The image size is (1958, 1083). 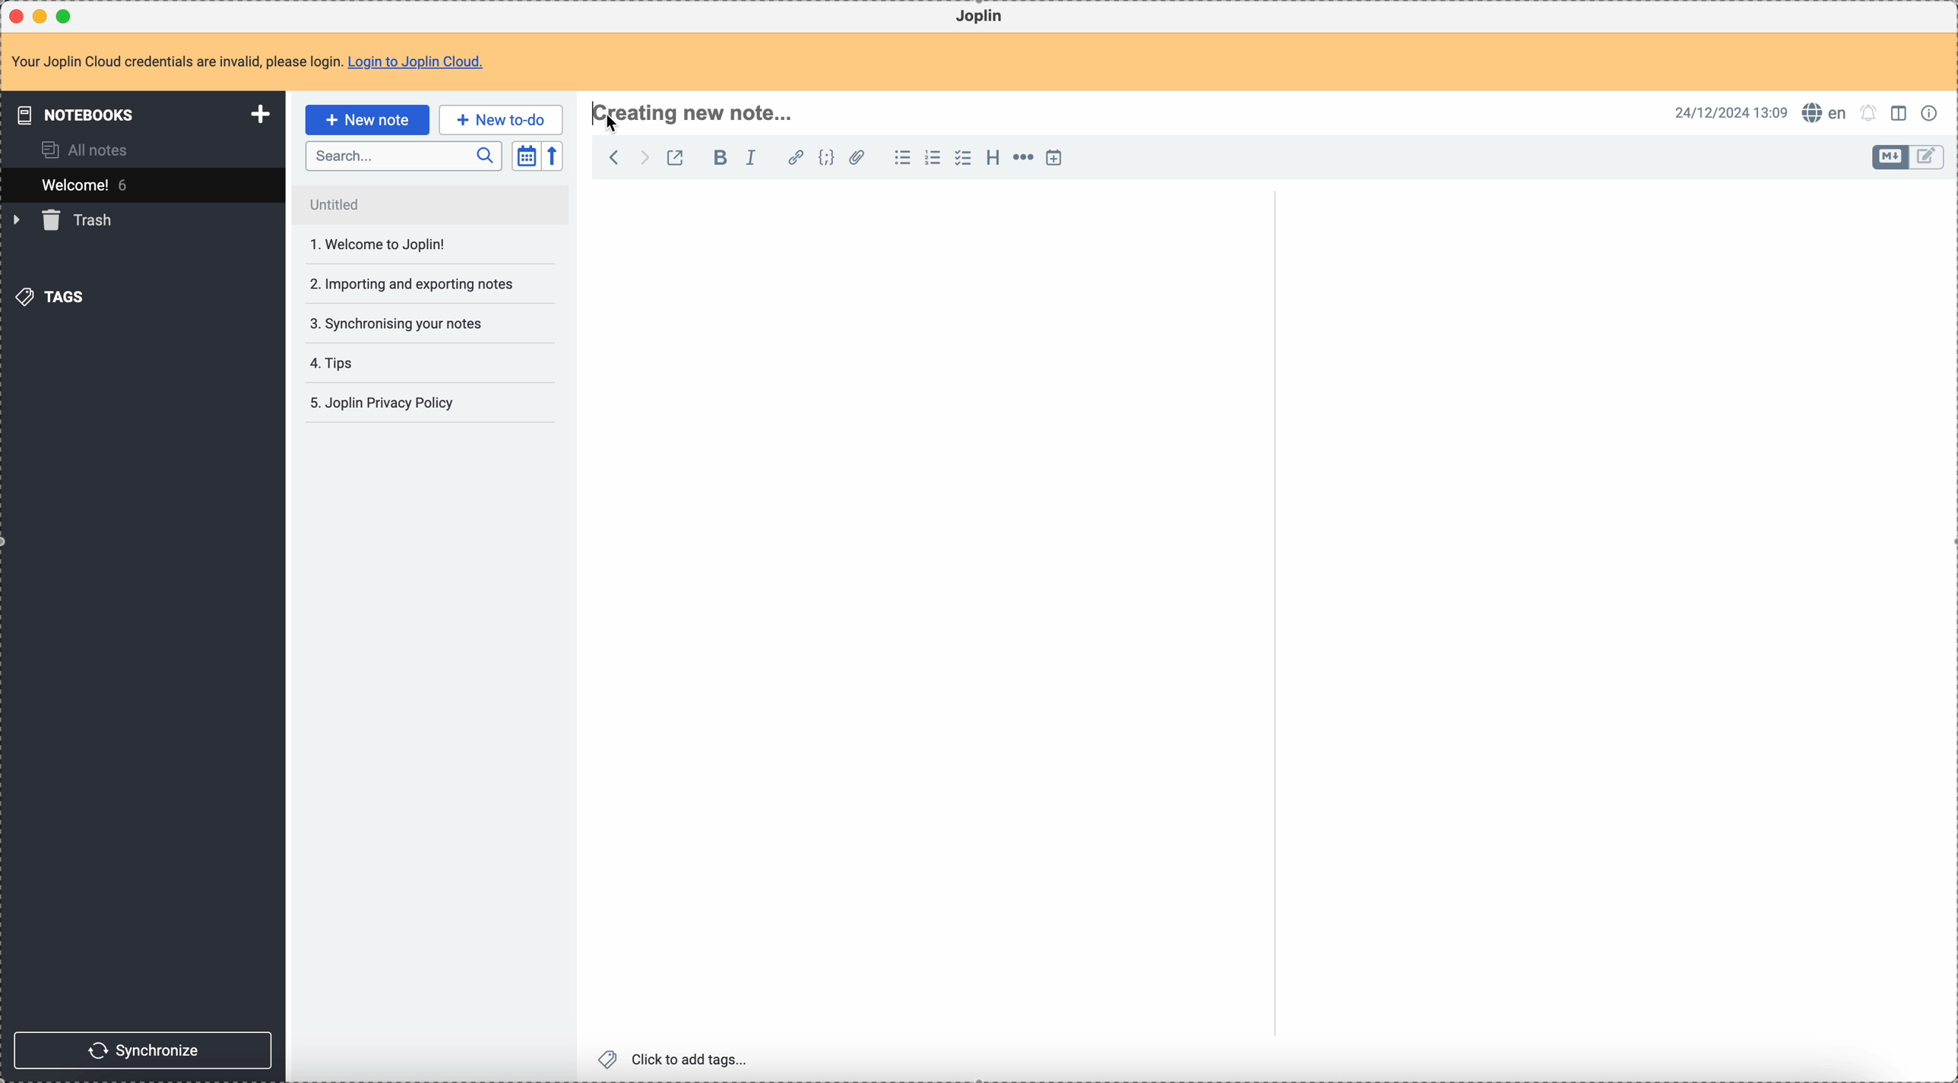 What do you see at coordinates (613, 157) in the screenshot?
I see `back` at bounding box center [613, 157].